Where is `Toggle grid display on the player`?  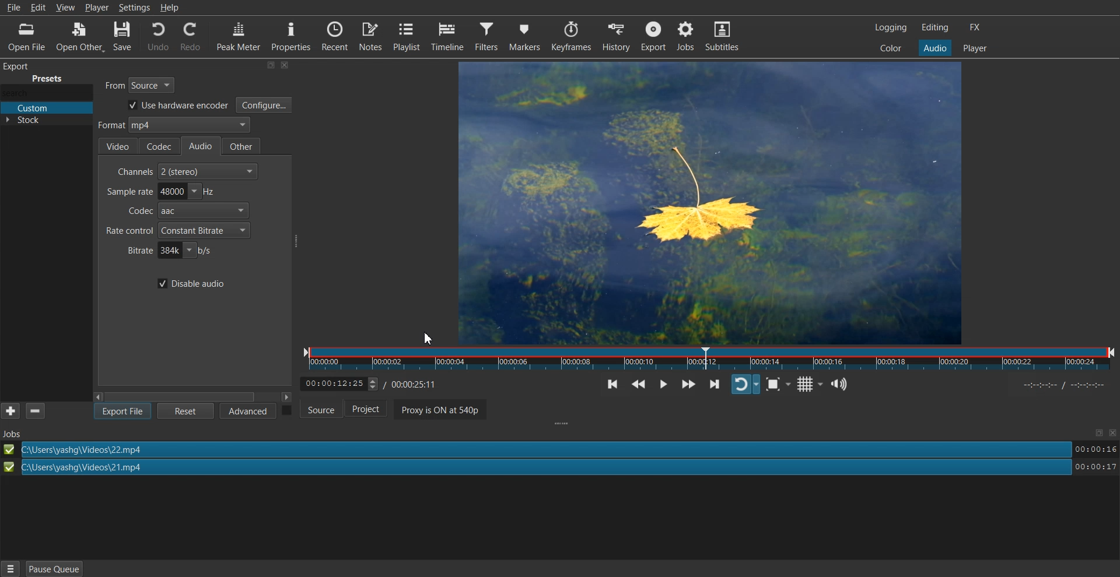 Toggle grid display on the player is located at coordinates (811, 384).